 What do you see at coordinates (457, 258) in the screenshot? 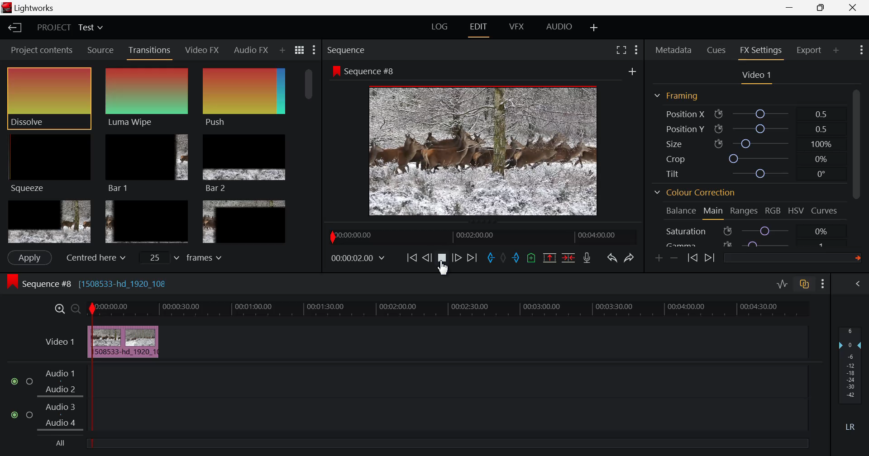
I see `Go Forward` at bounding box center [457, 258].